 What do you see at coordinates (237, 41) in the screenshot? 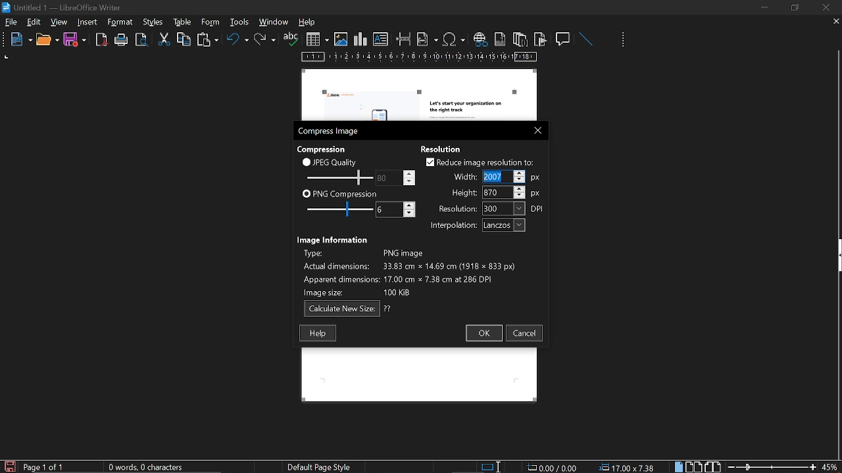
I see `undo` at bounding box center [237, 41].